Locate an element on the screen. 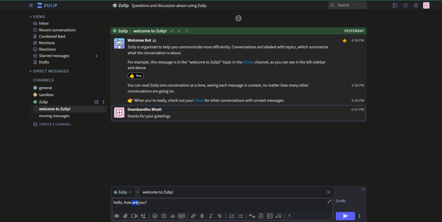 This screenshot has width=442, height=222. welcome Bot is located at coordinates (142, 40).